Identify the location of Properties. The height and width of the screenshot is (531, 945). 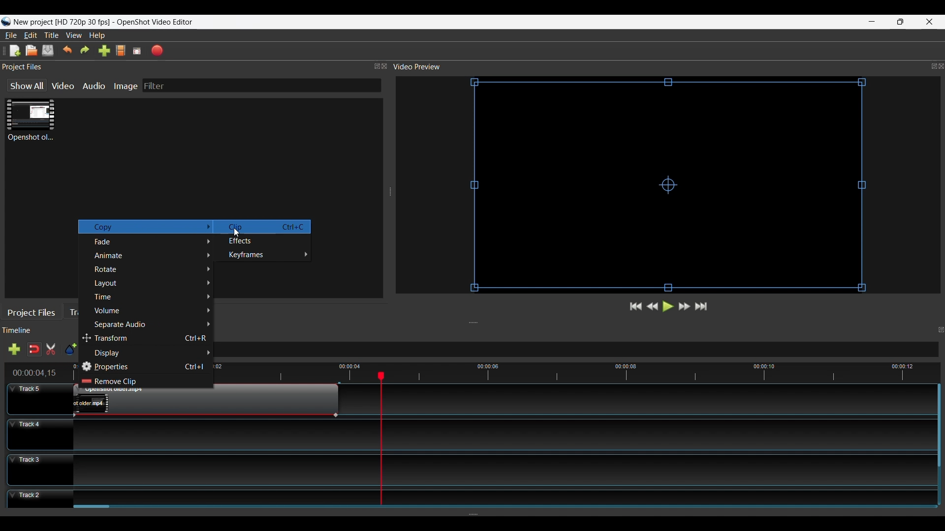
(147, 365).